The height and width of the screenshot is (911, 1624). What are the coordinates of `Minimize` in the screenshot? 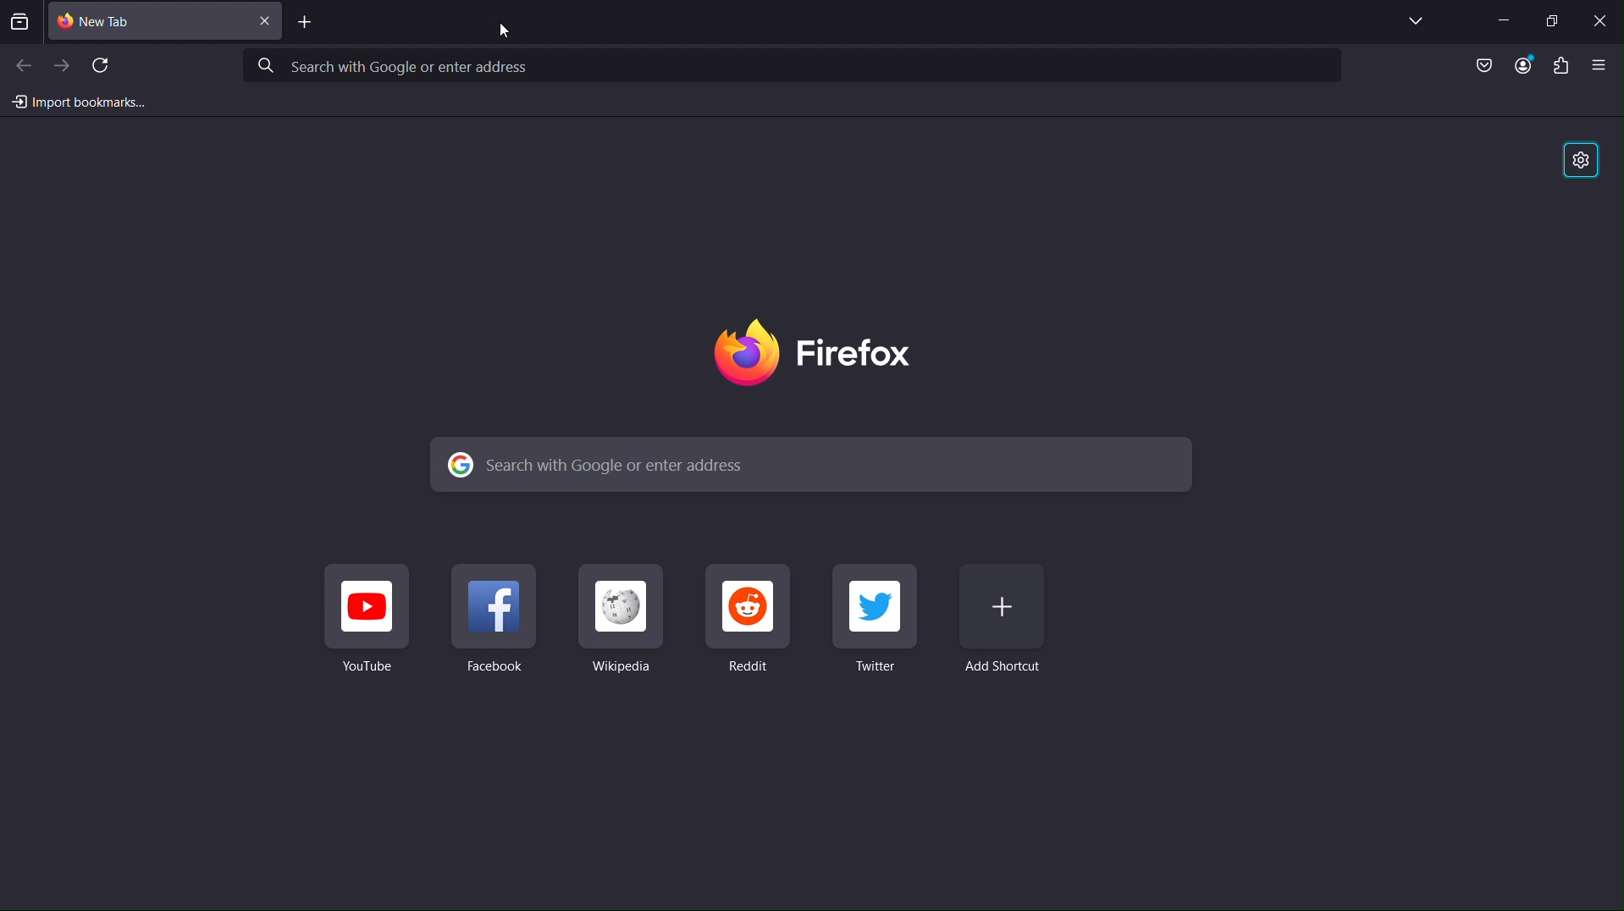 It's located at (1500, 18).